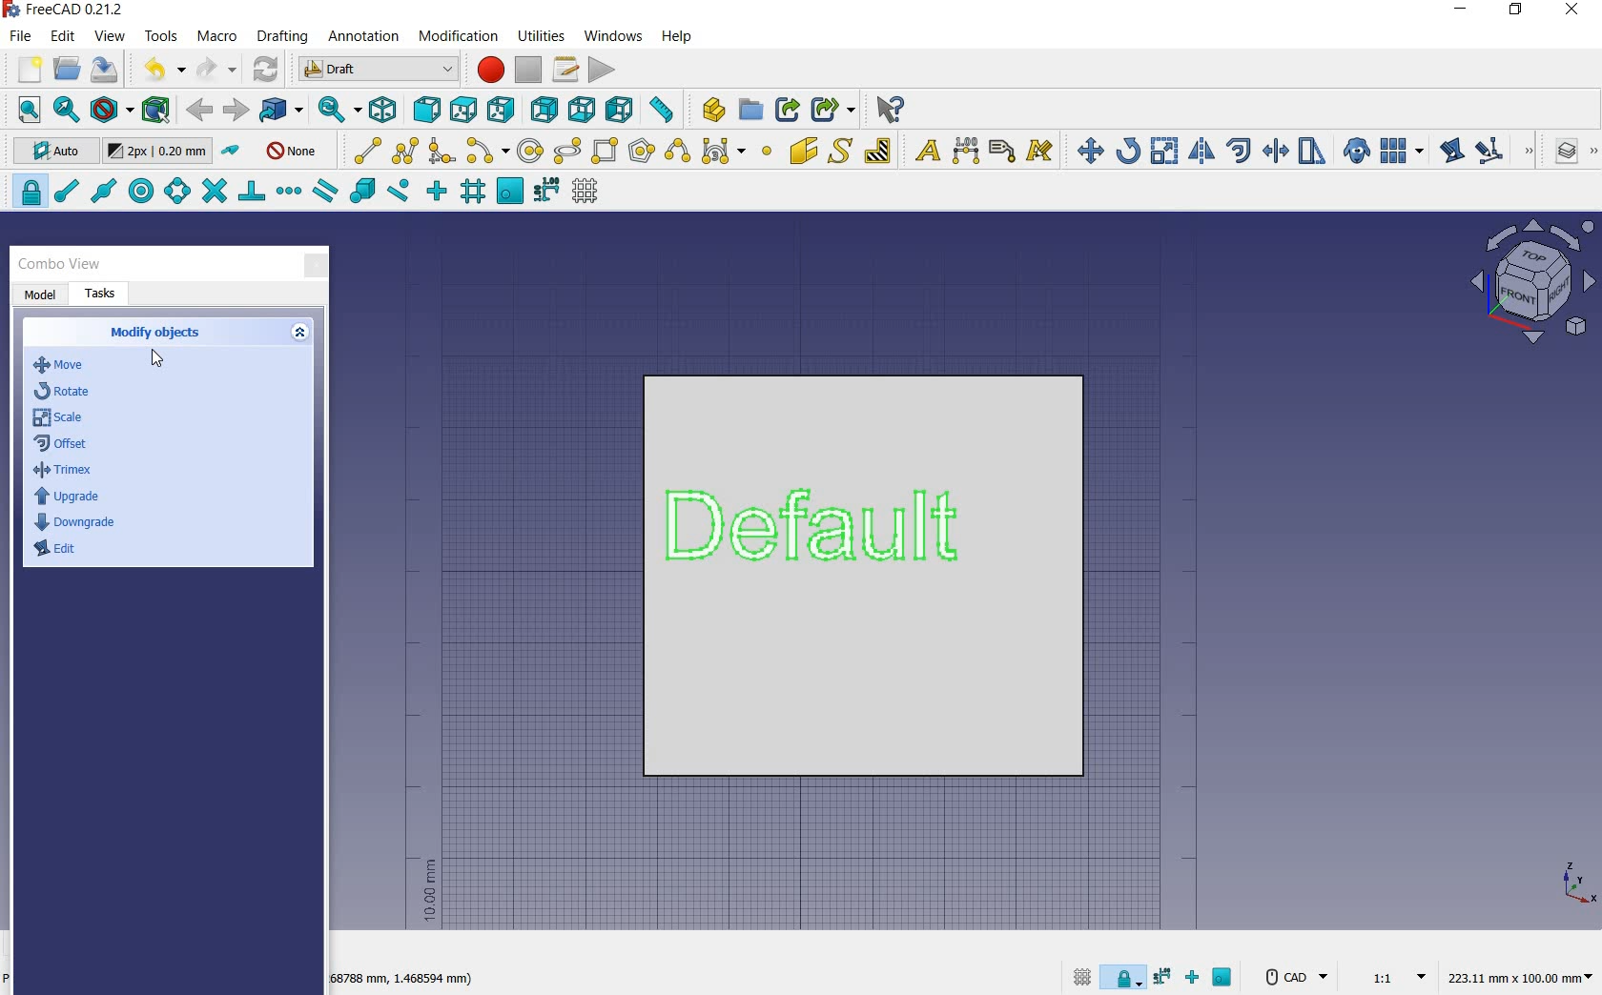 The height and width of the screenshot is (995, 1602). I want to click on arc tools, so click(487, 152).